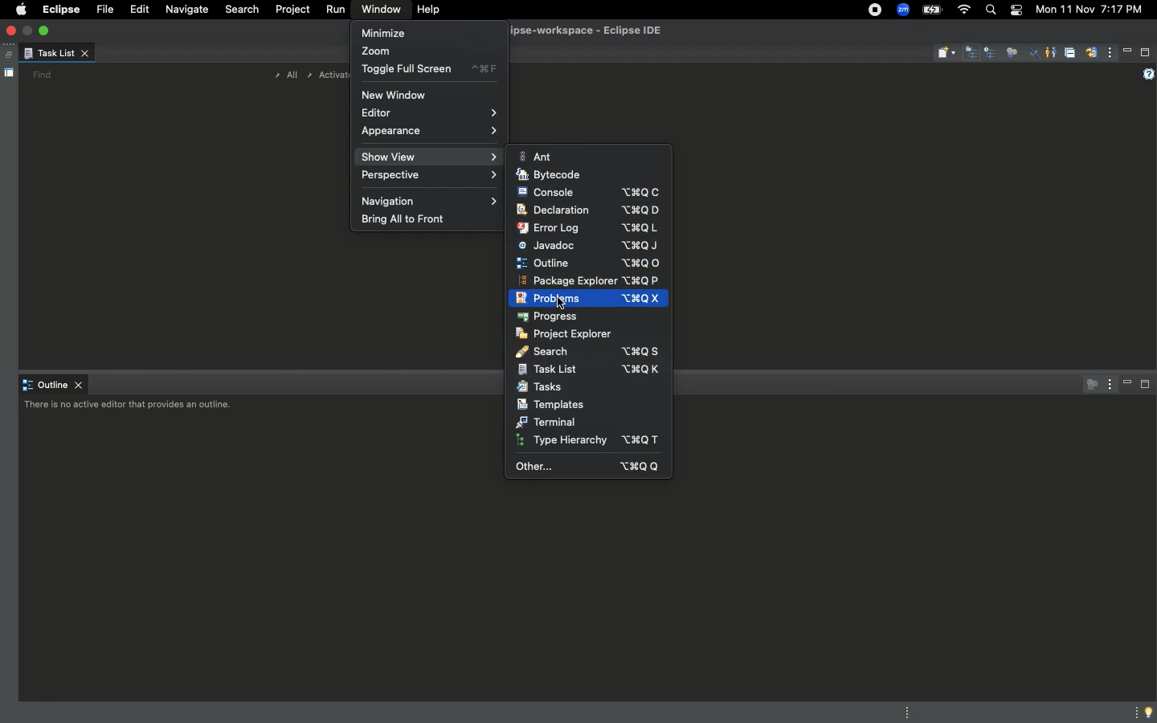 The image size is (1157, 723). Describe the element at coordinates (592, 210) in the screenshot. I see `Declaration` at that location.